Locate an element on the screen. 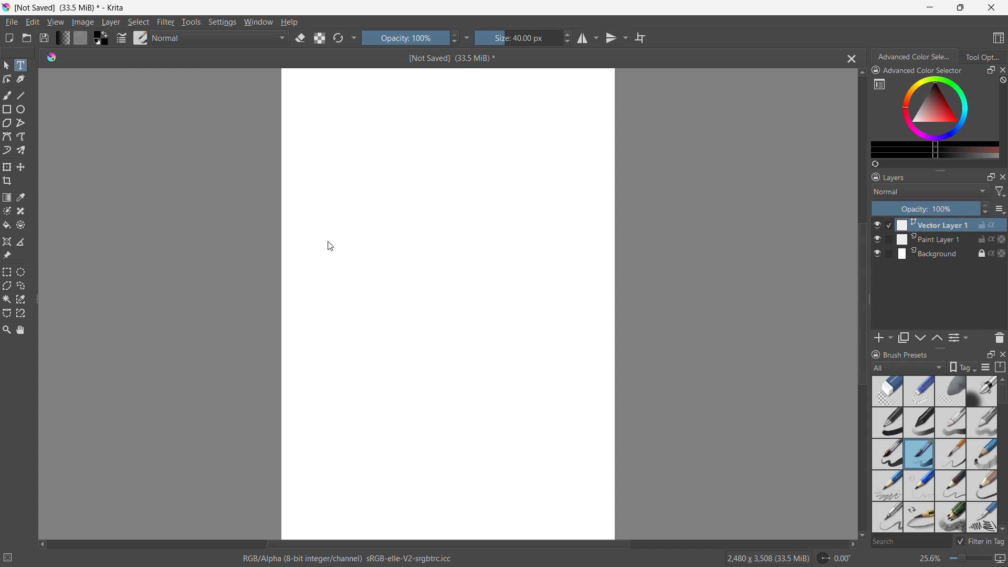 Image resolution: width=1008 pixels, height=567 pixels. not saved (33.5 MB)* - Krita is located at coordinates (72, 7).